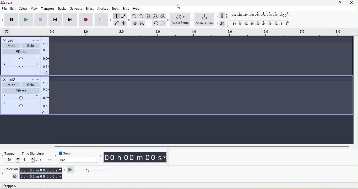  What do you see at coordinates (21, 97) in the screenshot?
I see `volume` at bounding box center [21, 97].